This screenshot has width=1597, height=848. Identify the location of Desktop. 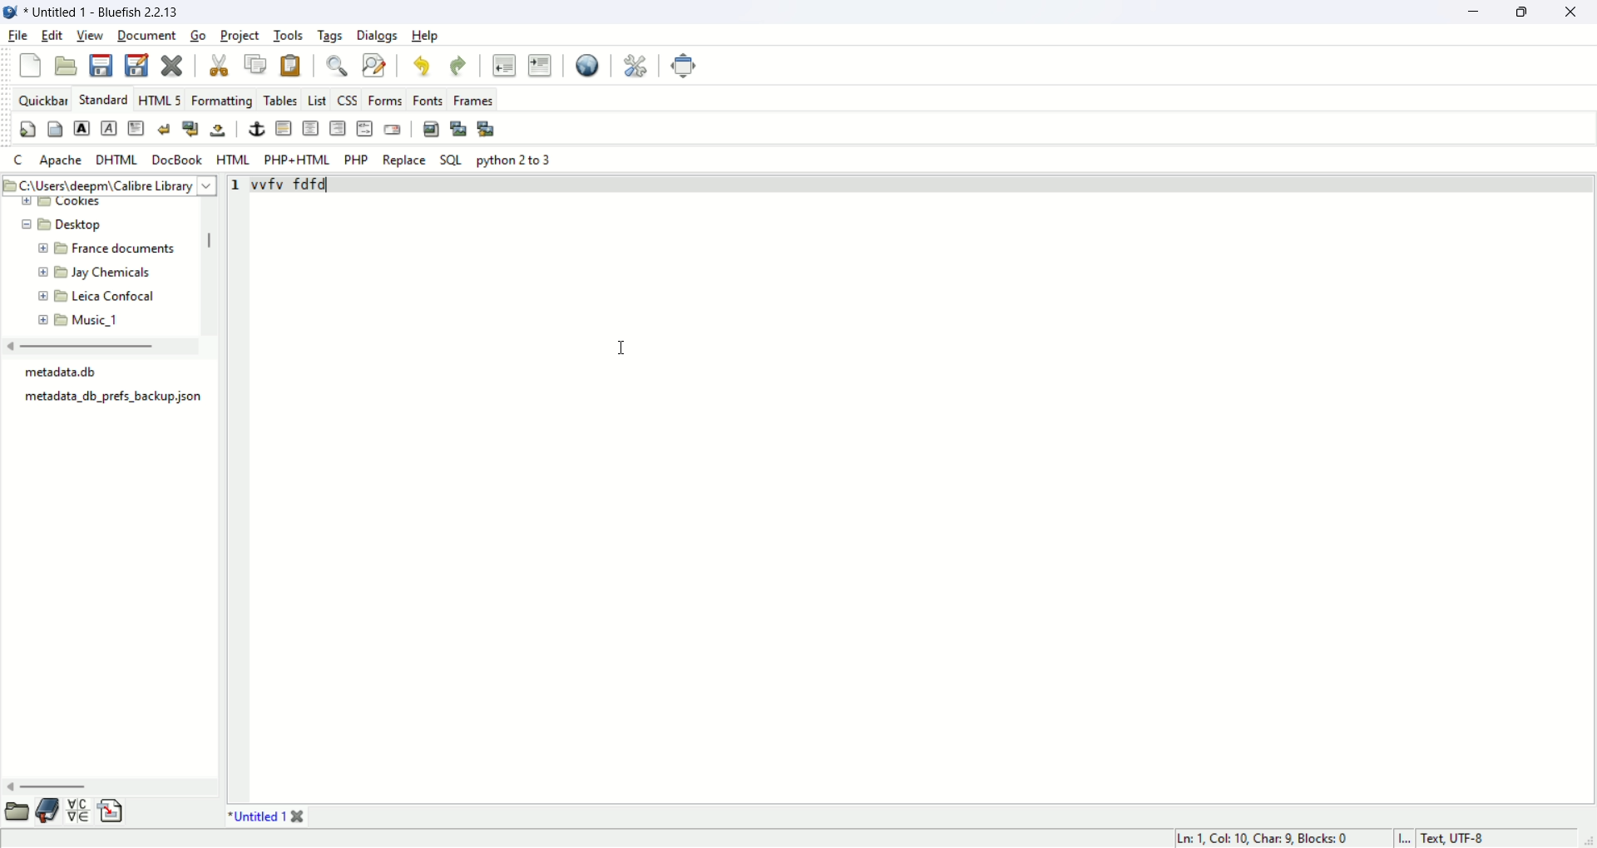
(87, 224).